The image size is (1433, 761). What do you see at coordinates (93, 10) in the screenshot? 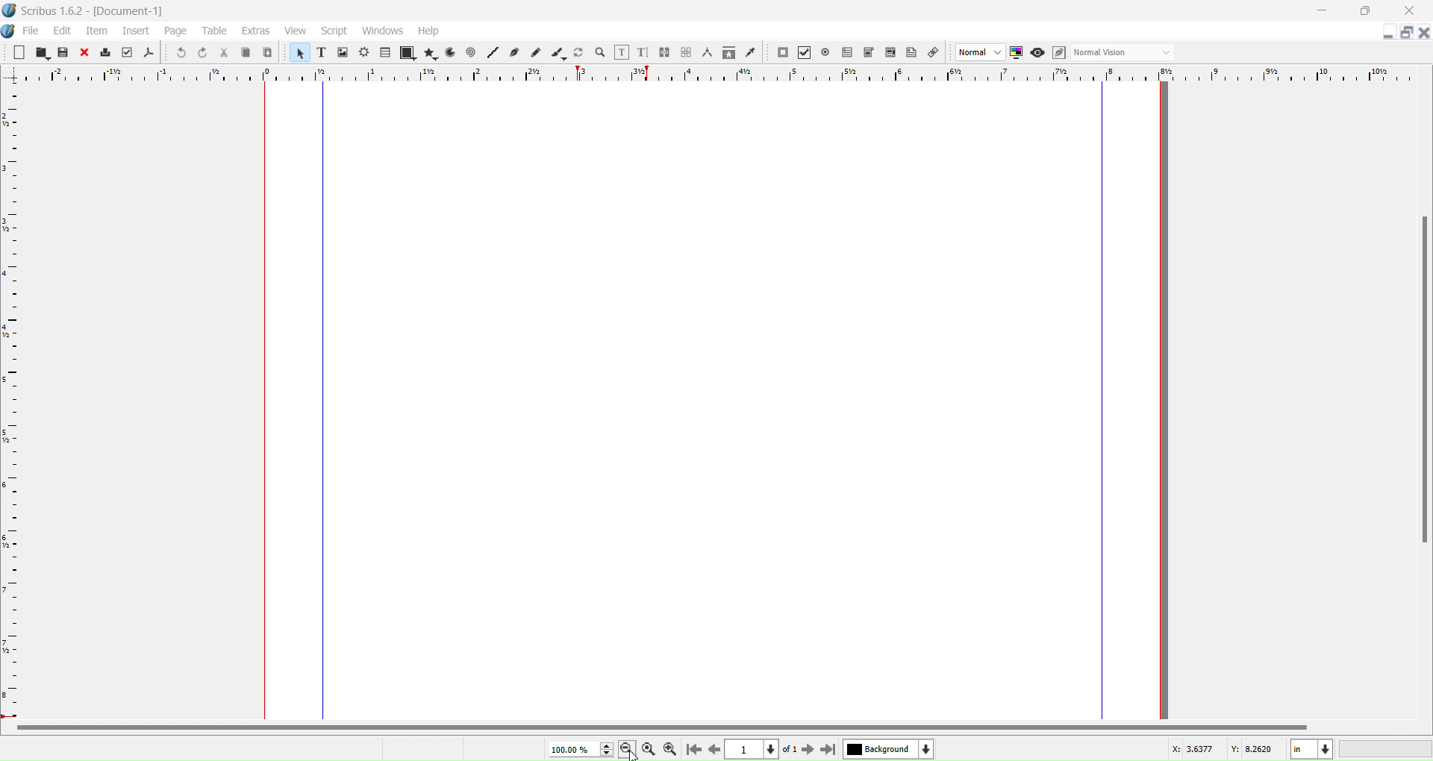
I see `Application Name, Version - Document Title` at bounding box center [93, 10].